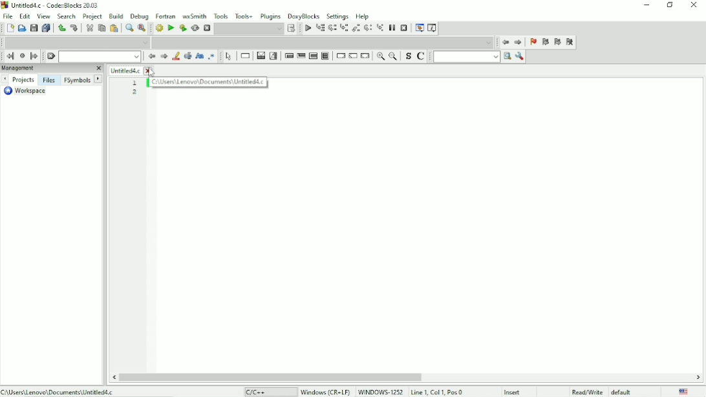 This screenshot has height=397, width=706. Describe the element at coordinates (253, 391) in the screenshot. I see `C/C++` at that location.